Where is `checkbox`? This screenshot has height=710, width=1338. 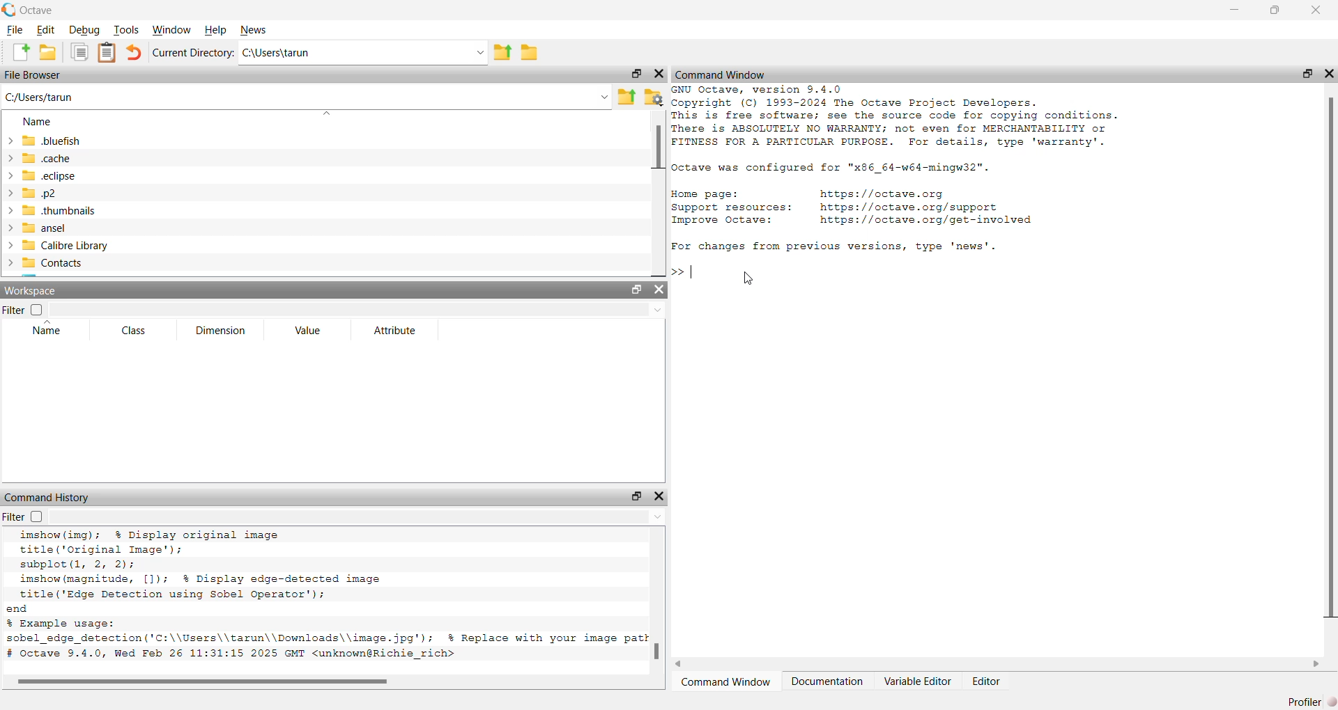
checkbox is located at coordinates (40, 310).